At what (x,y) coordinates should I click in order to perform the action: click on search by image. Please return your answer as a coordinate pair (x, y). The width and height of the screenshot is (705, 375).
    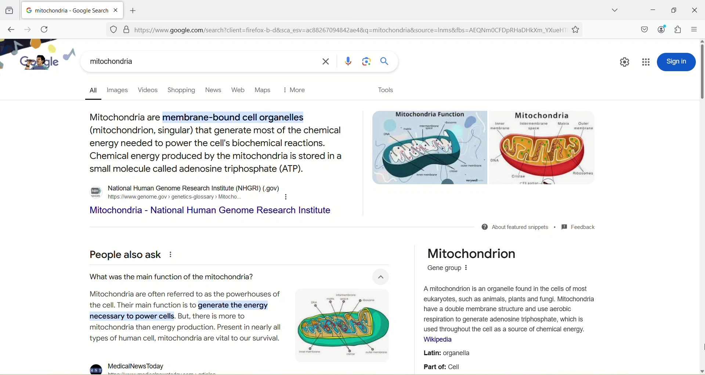
    Looking at the image, I should click on (367, 62).